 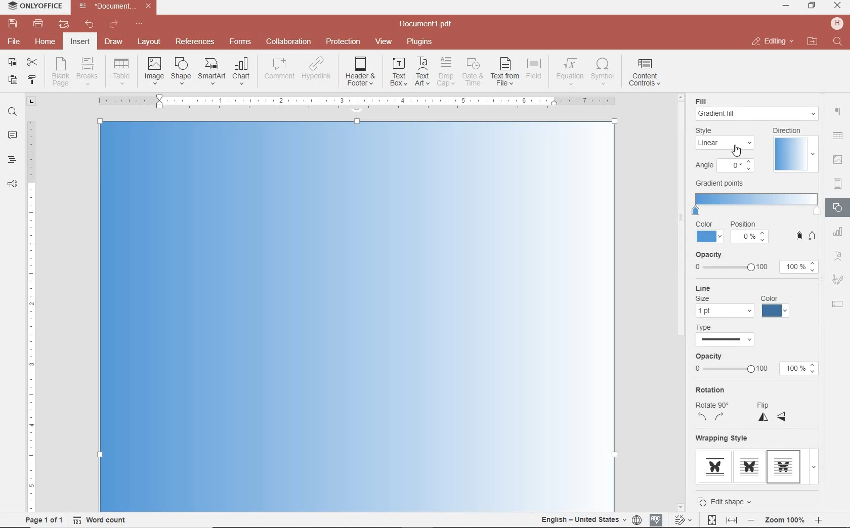 I want to click on , so click(x=837, y=137).